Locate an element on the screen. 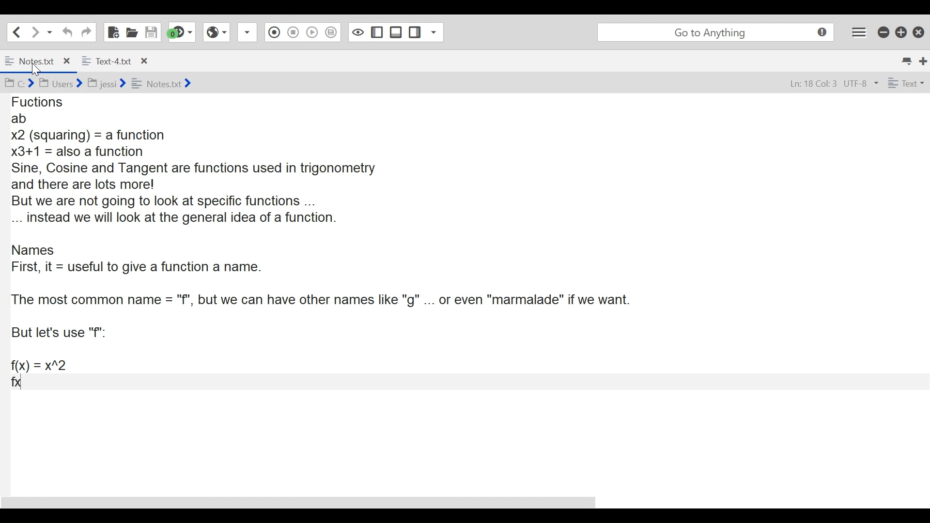 This screenshot has height=523, width=930. Close is located at coordinates (918, 31).